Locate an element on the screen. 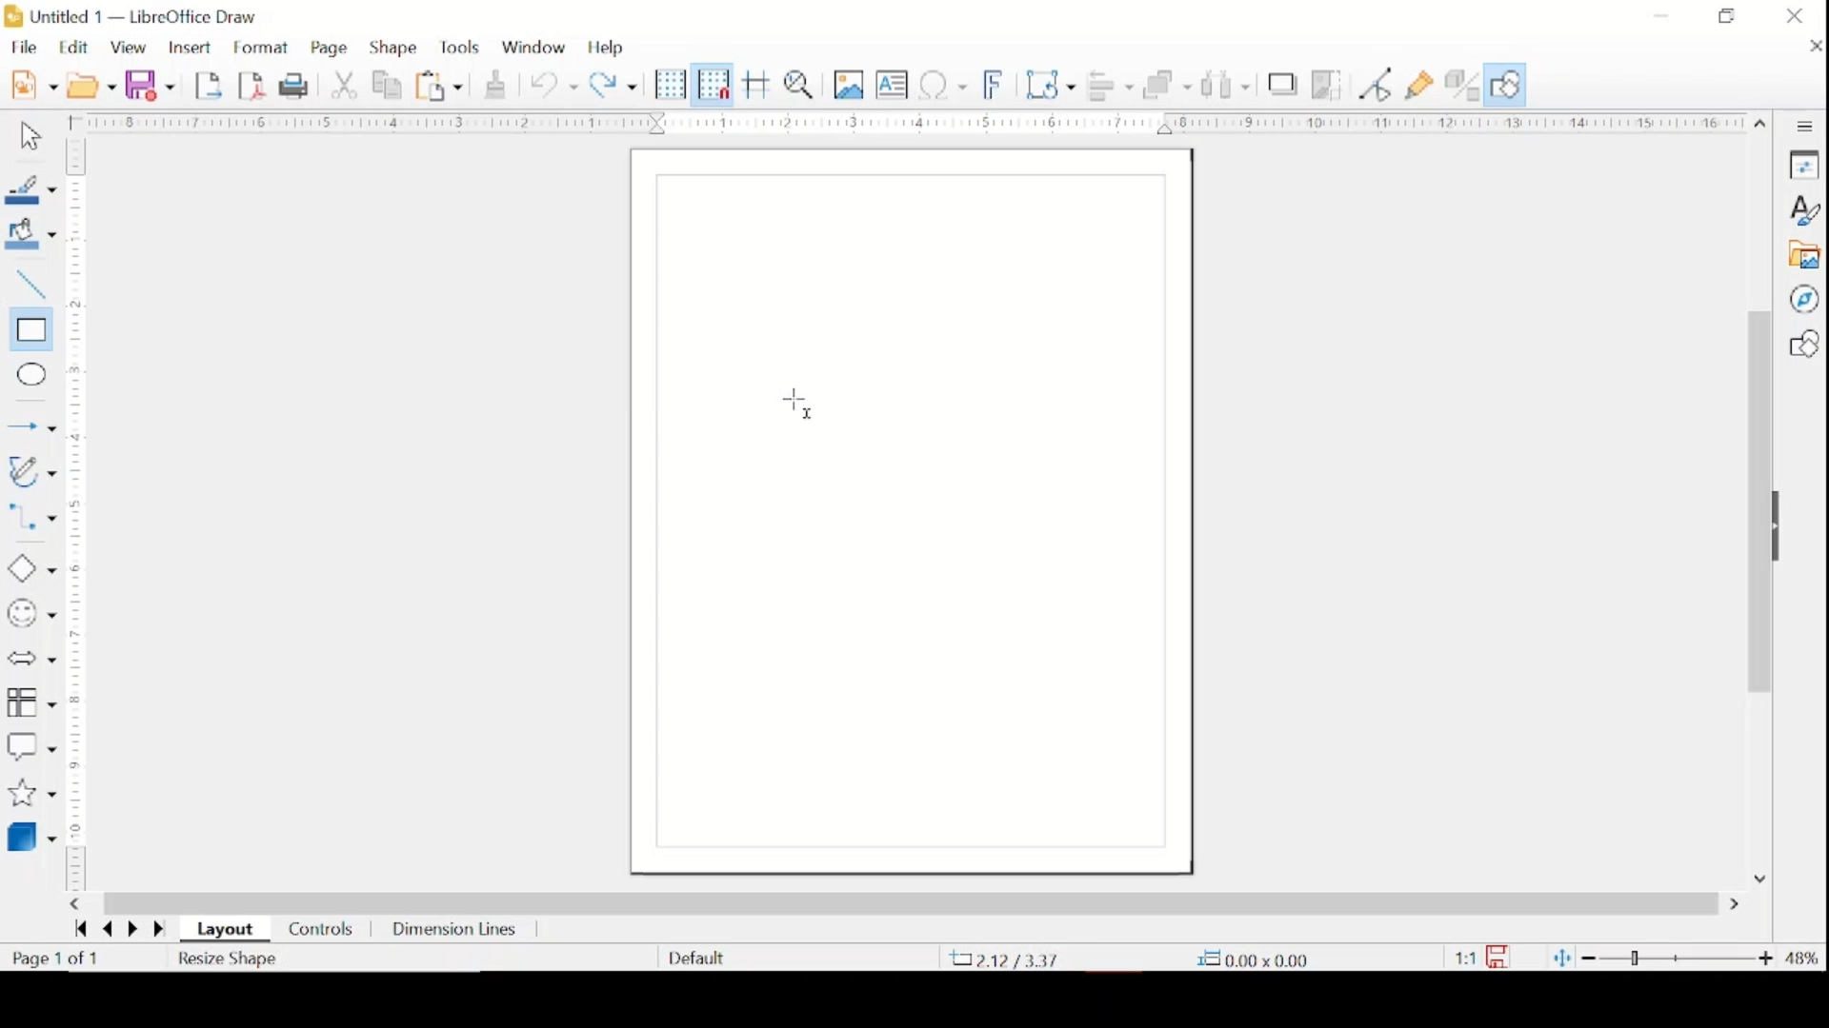 The image size is (1829, 1028). toggle extrusions is located at coordinates (1462, 87).